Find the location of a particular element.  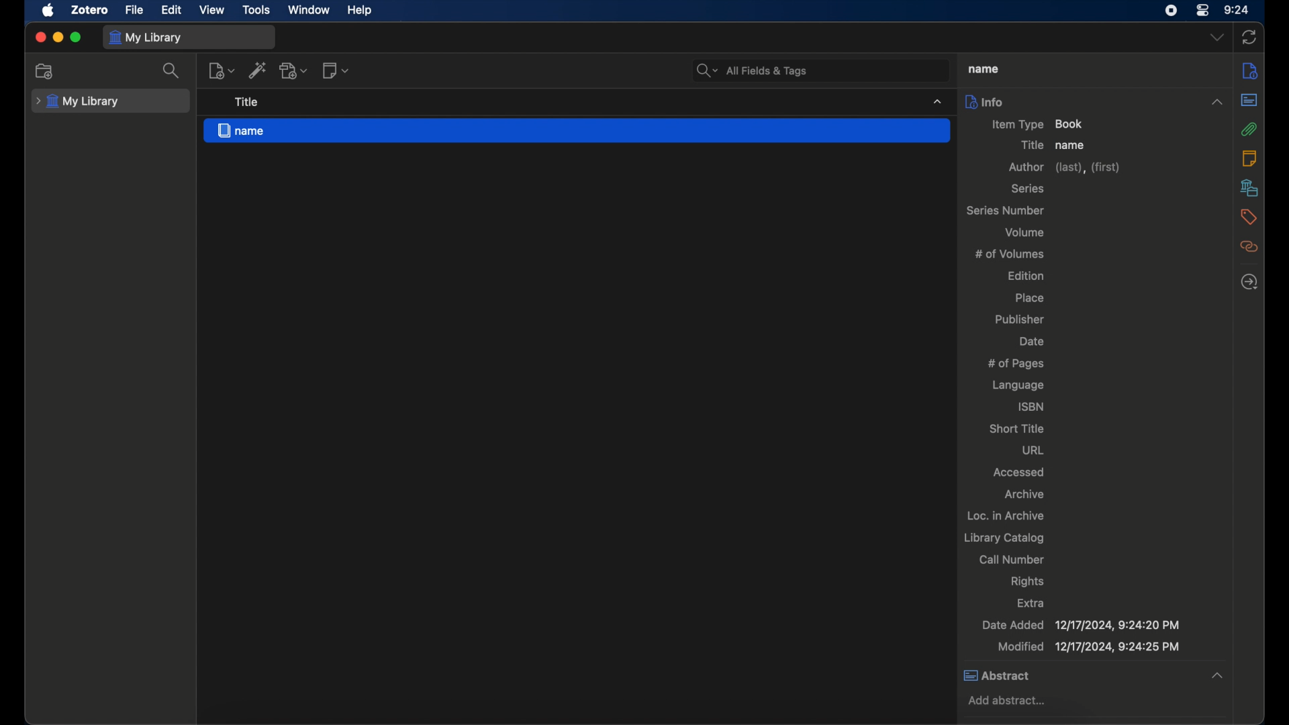

dropdown is located at coordinates (1218, 677).